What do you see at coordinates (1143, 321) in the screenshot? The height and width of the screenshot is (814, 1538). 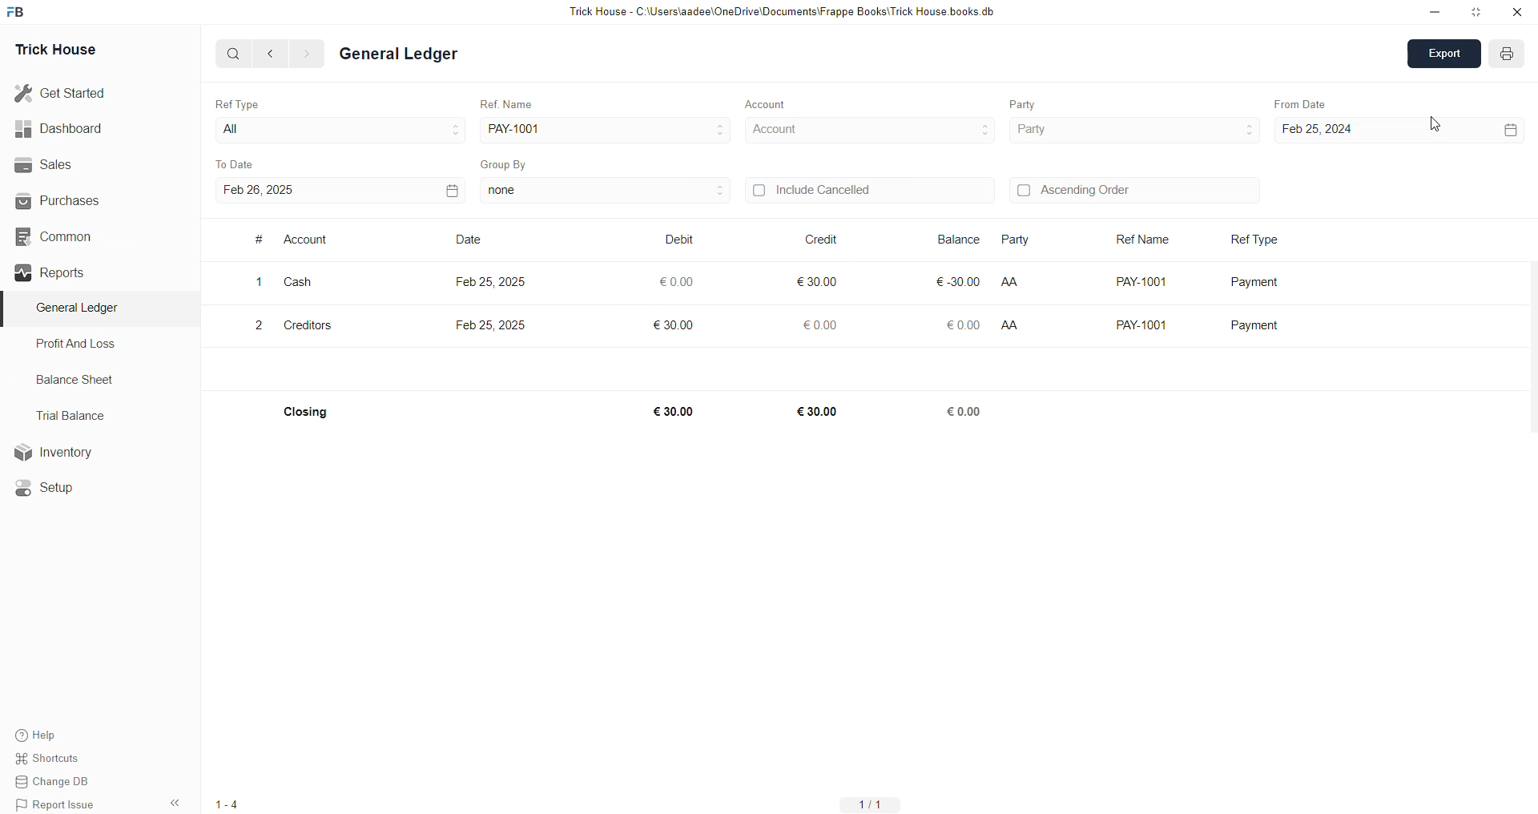 I see `PAY-1001` at bounding box center [1143, 321].